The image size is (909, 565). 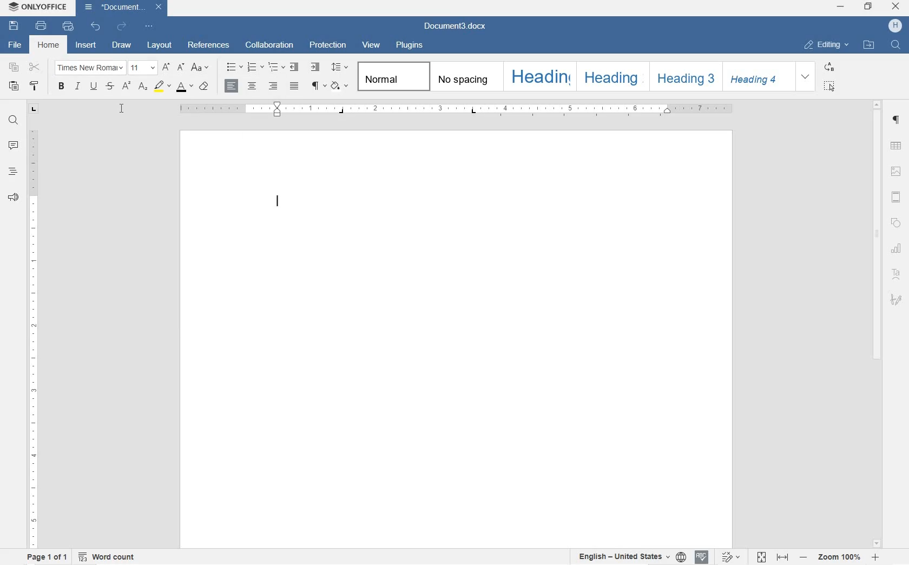 I want to click on COLLABORATION, so click(x=272, y=44).